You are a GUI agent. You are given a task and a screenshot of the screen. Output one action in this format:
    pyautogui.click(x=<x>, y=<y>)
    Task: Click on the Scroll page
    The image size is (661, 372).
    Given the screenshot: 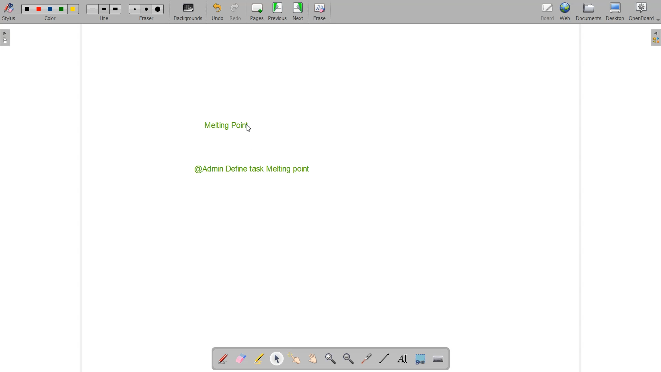 What is the action you would take?
    pyautogui.click(x=312, y=359)
    